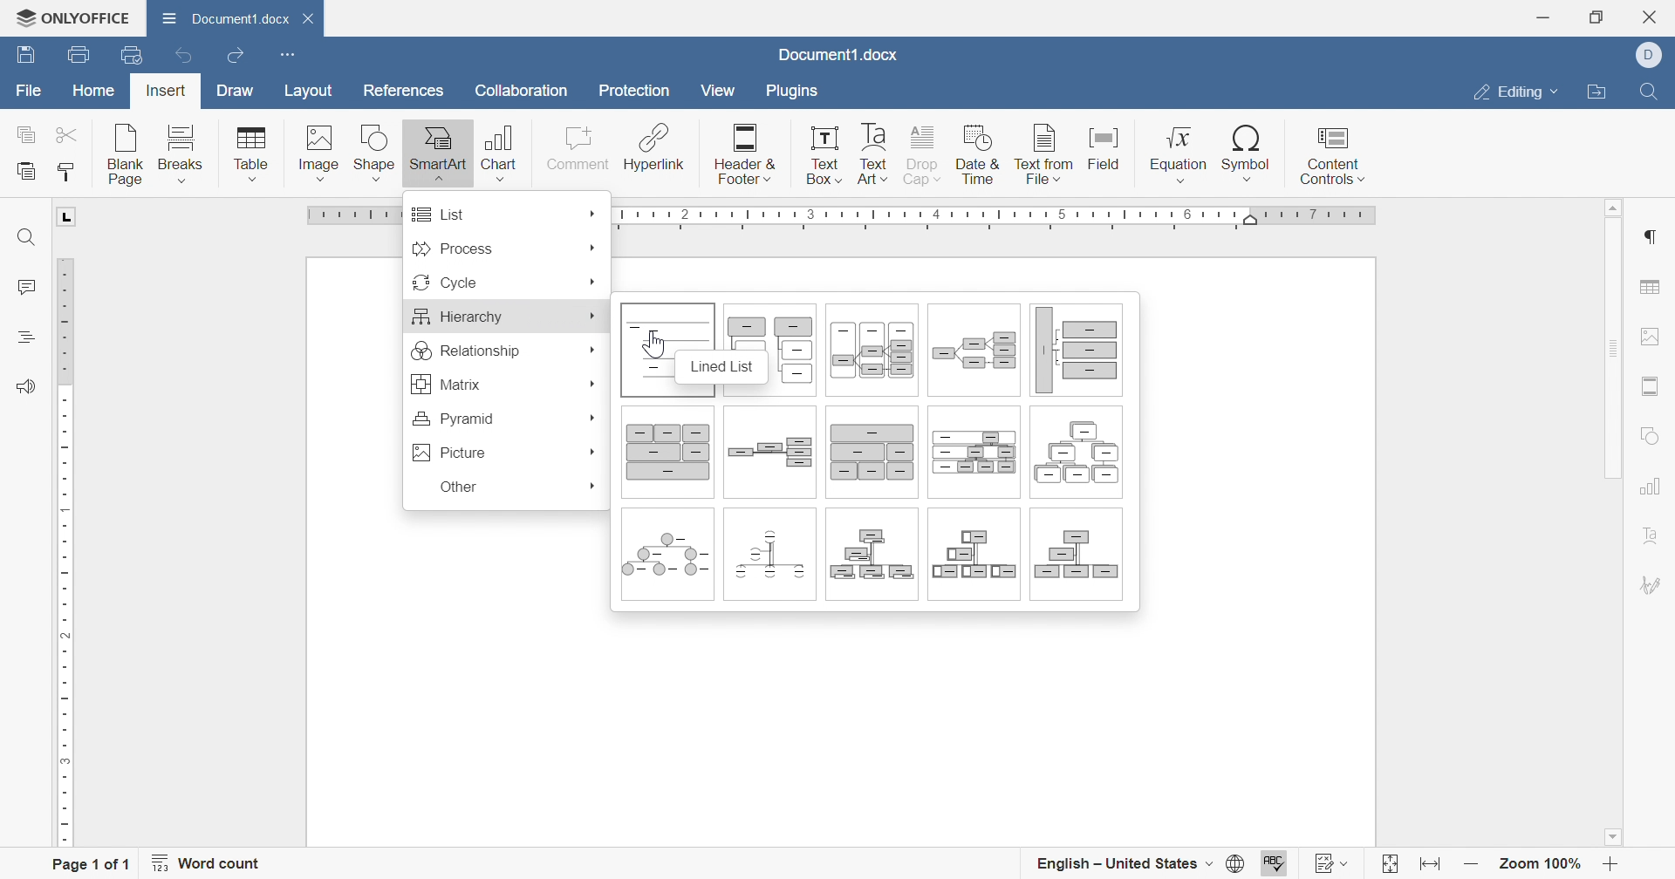 Image resolution: width=1675 pixels, height=879 pixels. I want to click on Horizontal hierarchy, so click(978, 353).